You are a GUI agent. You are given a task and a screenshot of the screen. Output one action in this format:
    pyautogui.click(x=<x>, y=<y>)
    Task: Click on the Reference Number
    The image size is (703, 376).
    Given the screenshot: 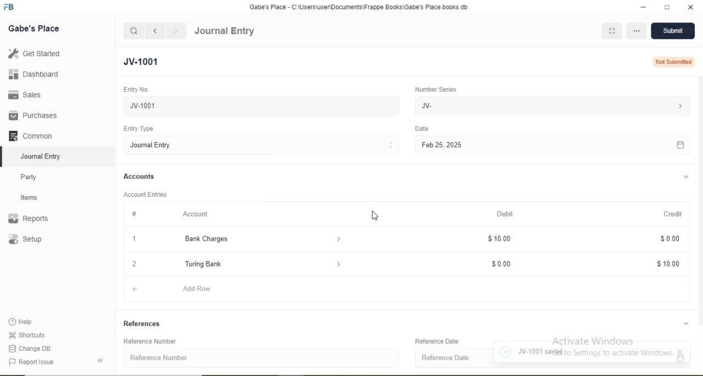 What is the action you would take?
    pyautogui.click(x=263, y=358)
    